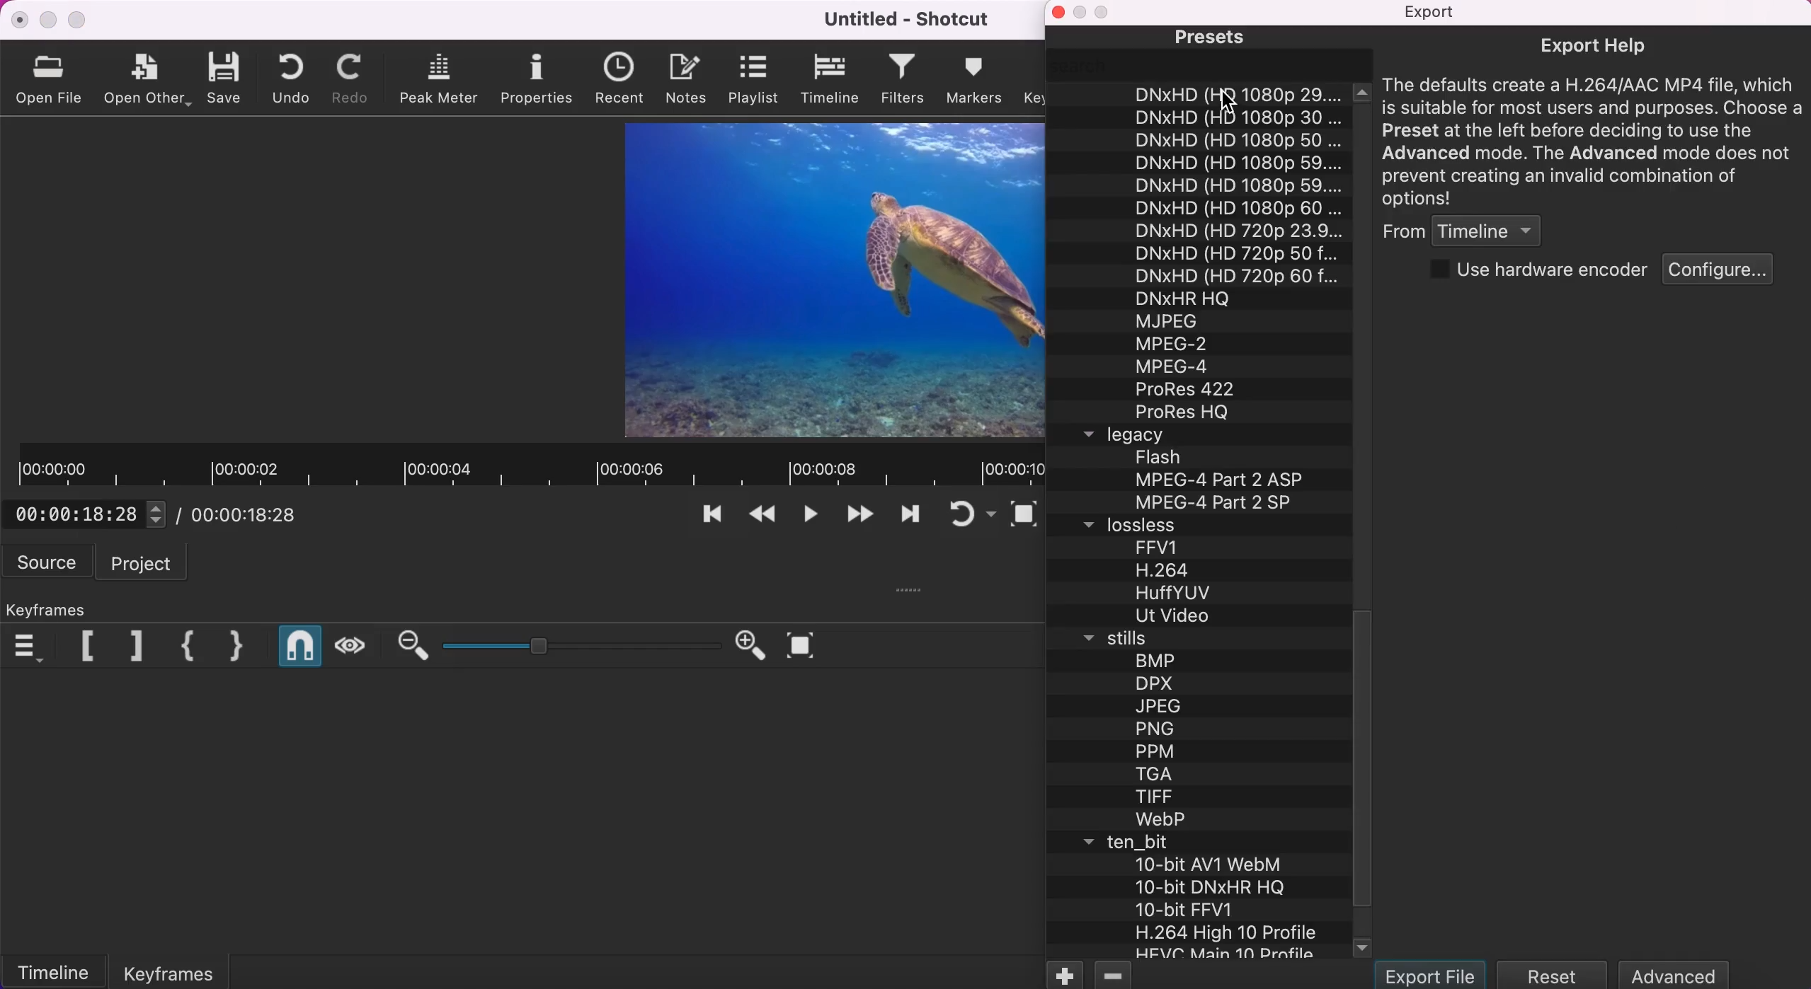 The image size is (1811, 989). I want to click on export file, so click(1431, 974).